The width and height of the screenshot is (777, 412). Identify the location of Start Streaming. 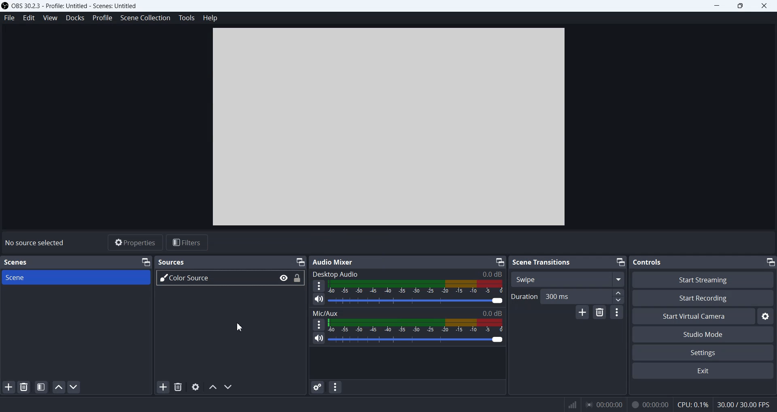
(703, 280).